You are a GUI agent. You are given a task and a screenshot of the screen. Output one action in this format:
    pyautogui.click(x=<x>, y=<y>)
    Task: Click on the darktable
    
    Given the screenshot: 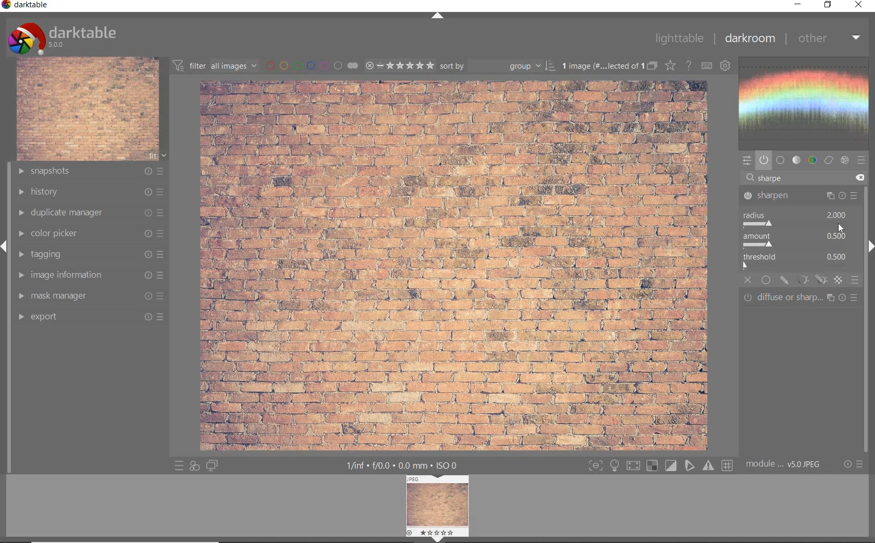 What is the action you would take?
    pyautogui.click(x=27, y=6)
    